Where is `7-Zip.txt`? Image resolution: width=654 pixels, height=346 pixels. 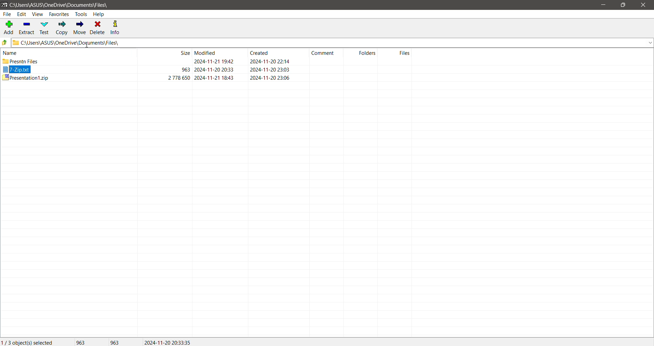
7-Zip.txt is located at coordinates (16, 69).